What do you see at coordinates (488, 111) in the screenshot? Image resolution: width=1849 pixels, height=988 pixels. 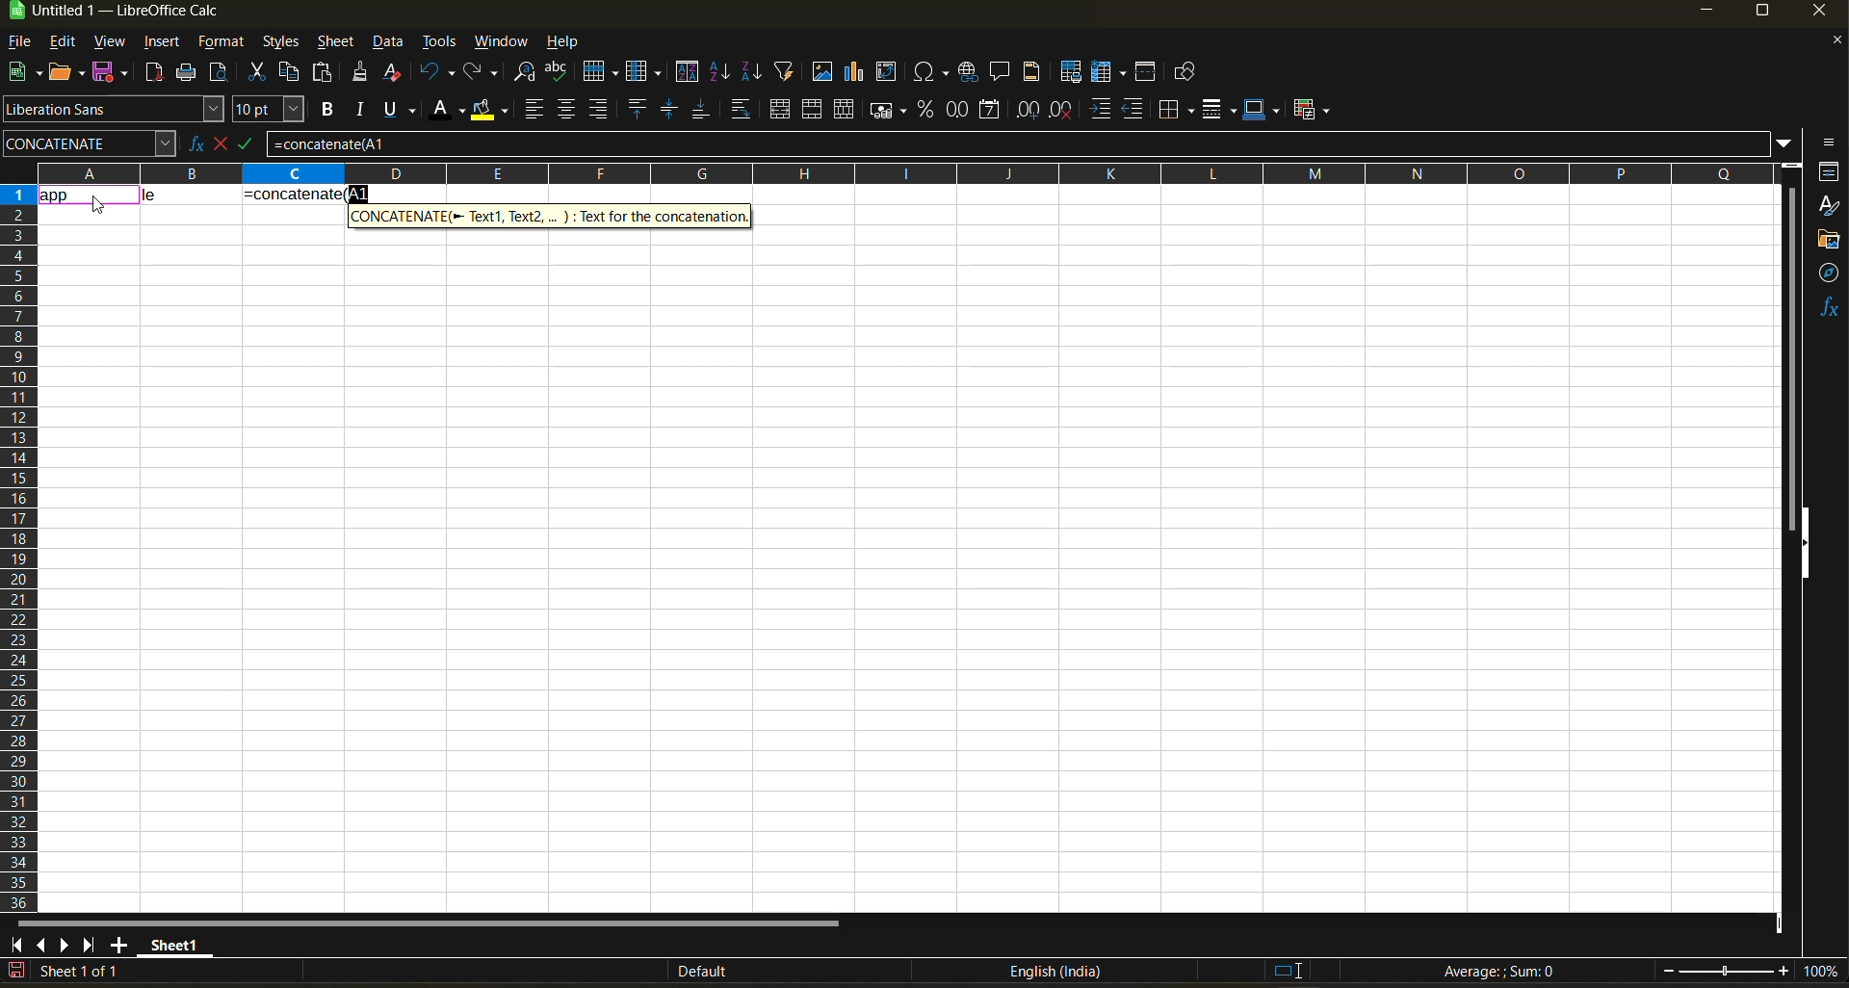 I see `background color` at bounding box center [488, 111].